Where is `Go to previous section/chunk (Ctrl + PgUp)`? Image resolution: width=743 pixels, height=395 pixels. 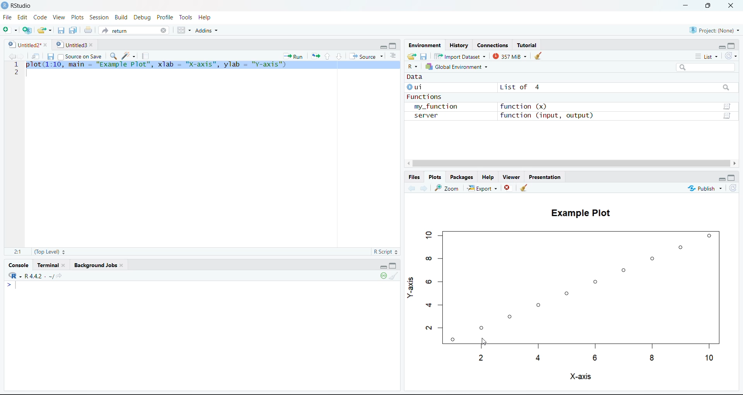 Go to previous section/chunk (Ctrl + PgUp) is located at coordinates (327, 56).